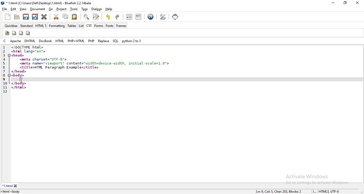 The image size is (364, 194). I want to click on SQL, so click(116, 41).